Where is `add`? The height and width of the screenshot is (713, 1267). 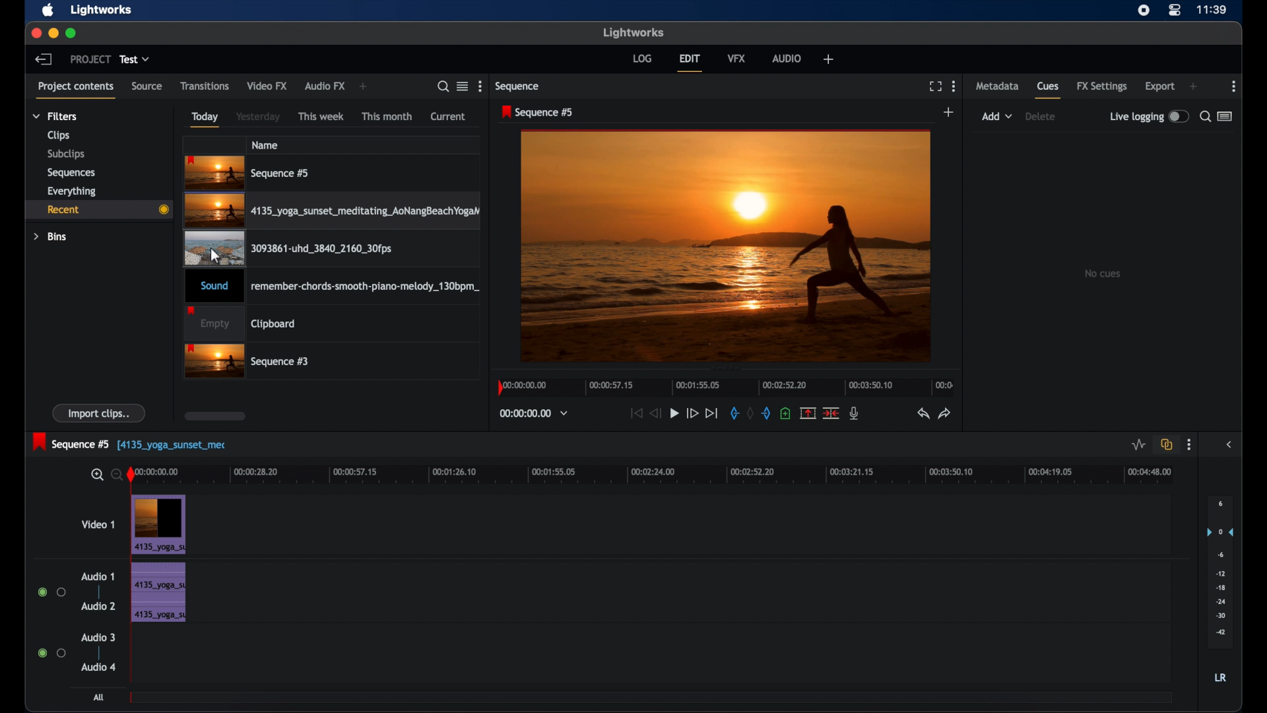 add is located at coordinates (950, 112).